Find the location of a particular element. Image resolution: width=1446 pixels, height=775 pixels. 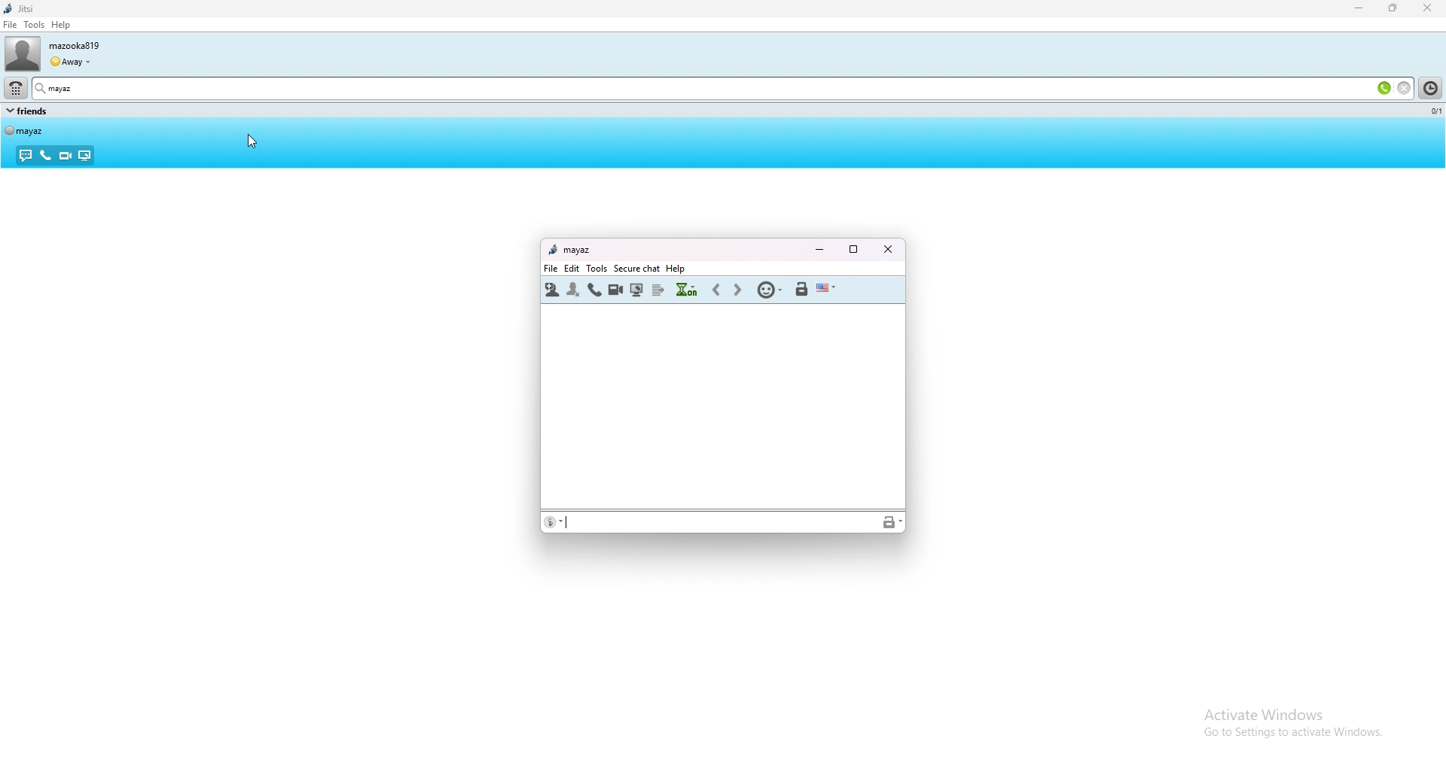

call contact is located at coordinates (44, 155).